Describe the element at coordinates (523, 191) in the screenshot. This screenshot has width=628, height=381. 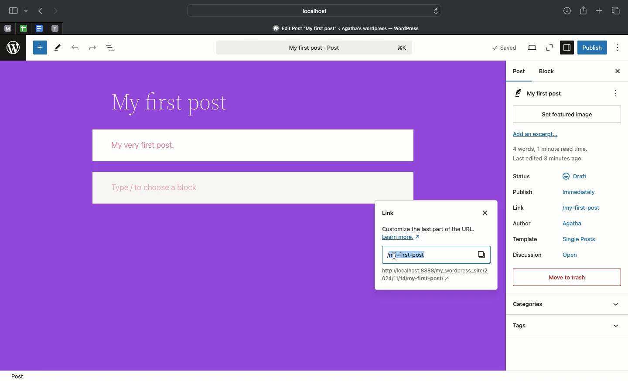
I see `Publish` at that location.